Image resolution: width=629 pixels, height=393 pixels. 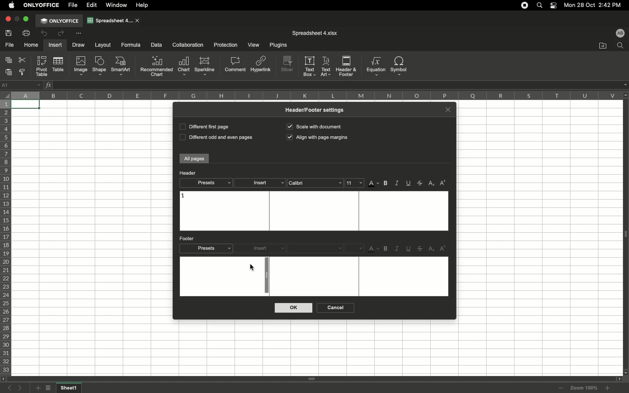 What do you see at coordinates (7, 19) in the screenshot?
I see `Close` at bounding box center [7, 19].